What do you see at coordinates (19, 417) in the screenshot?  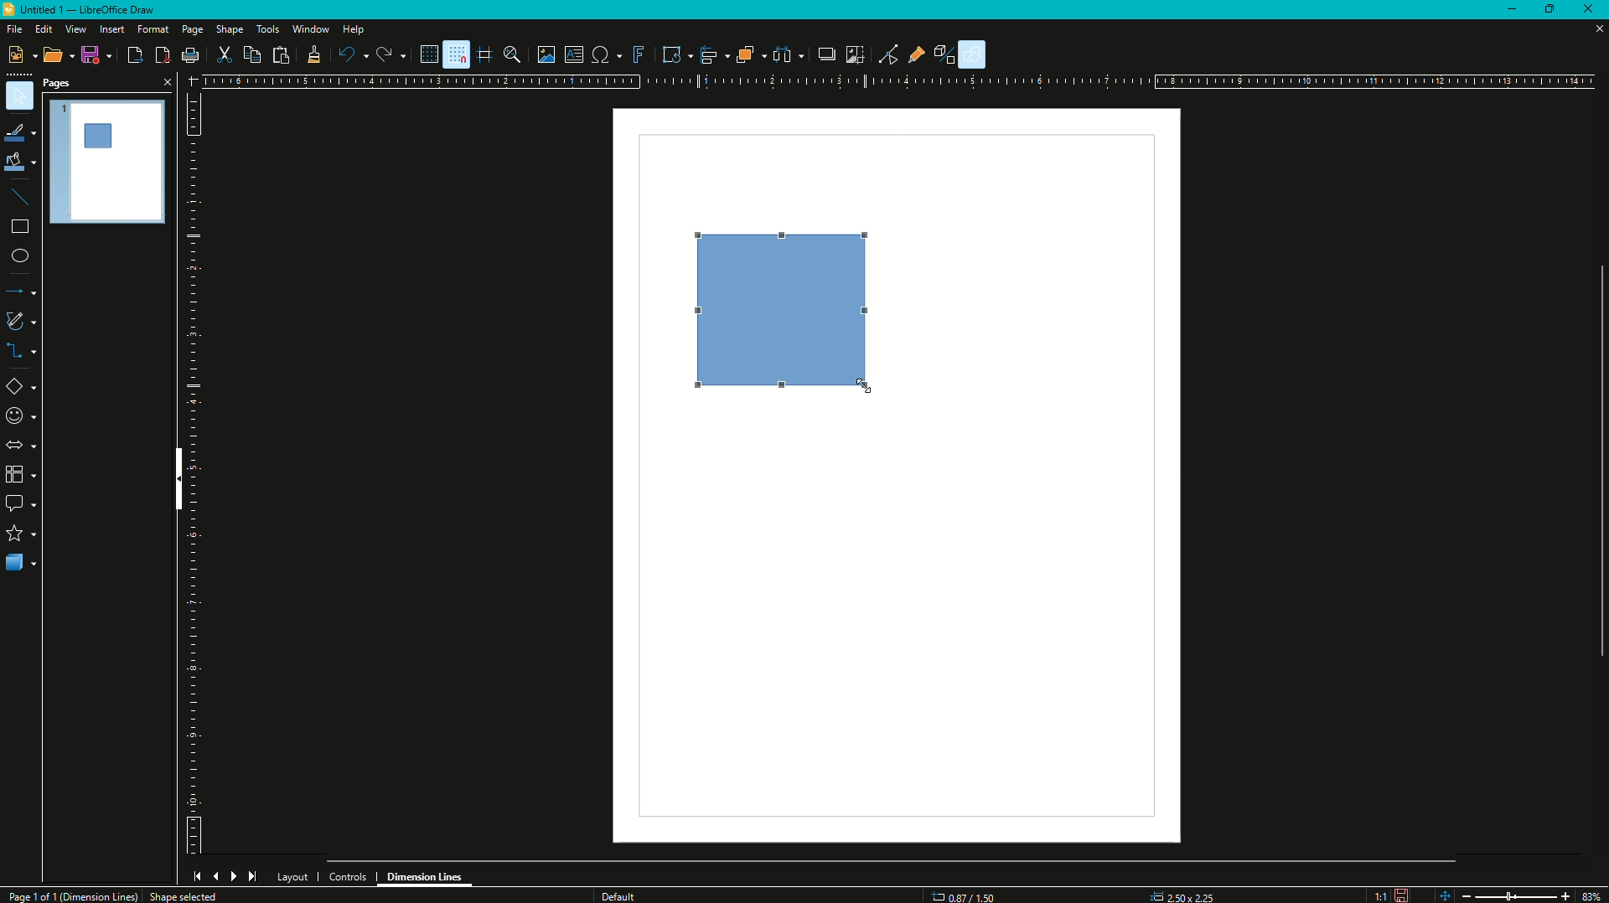 I see `Insert Characters` at bounding box center [19, 417].